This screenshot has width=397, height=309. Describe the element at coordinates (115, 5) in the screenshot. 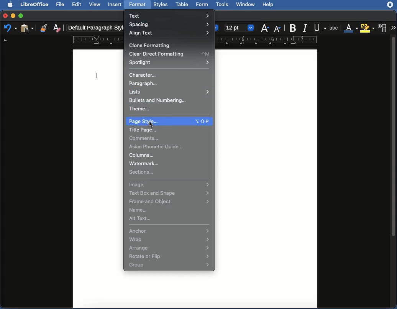

I see `Insert` at that location.